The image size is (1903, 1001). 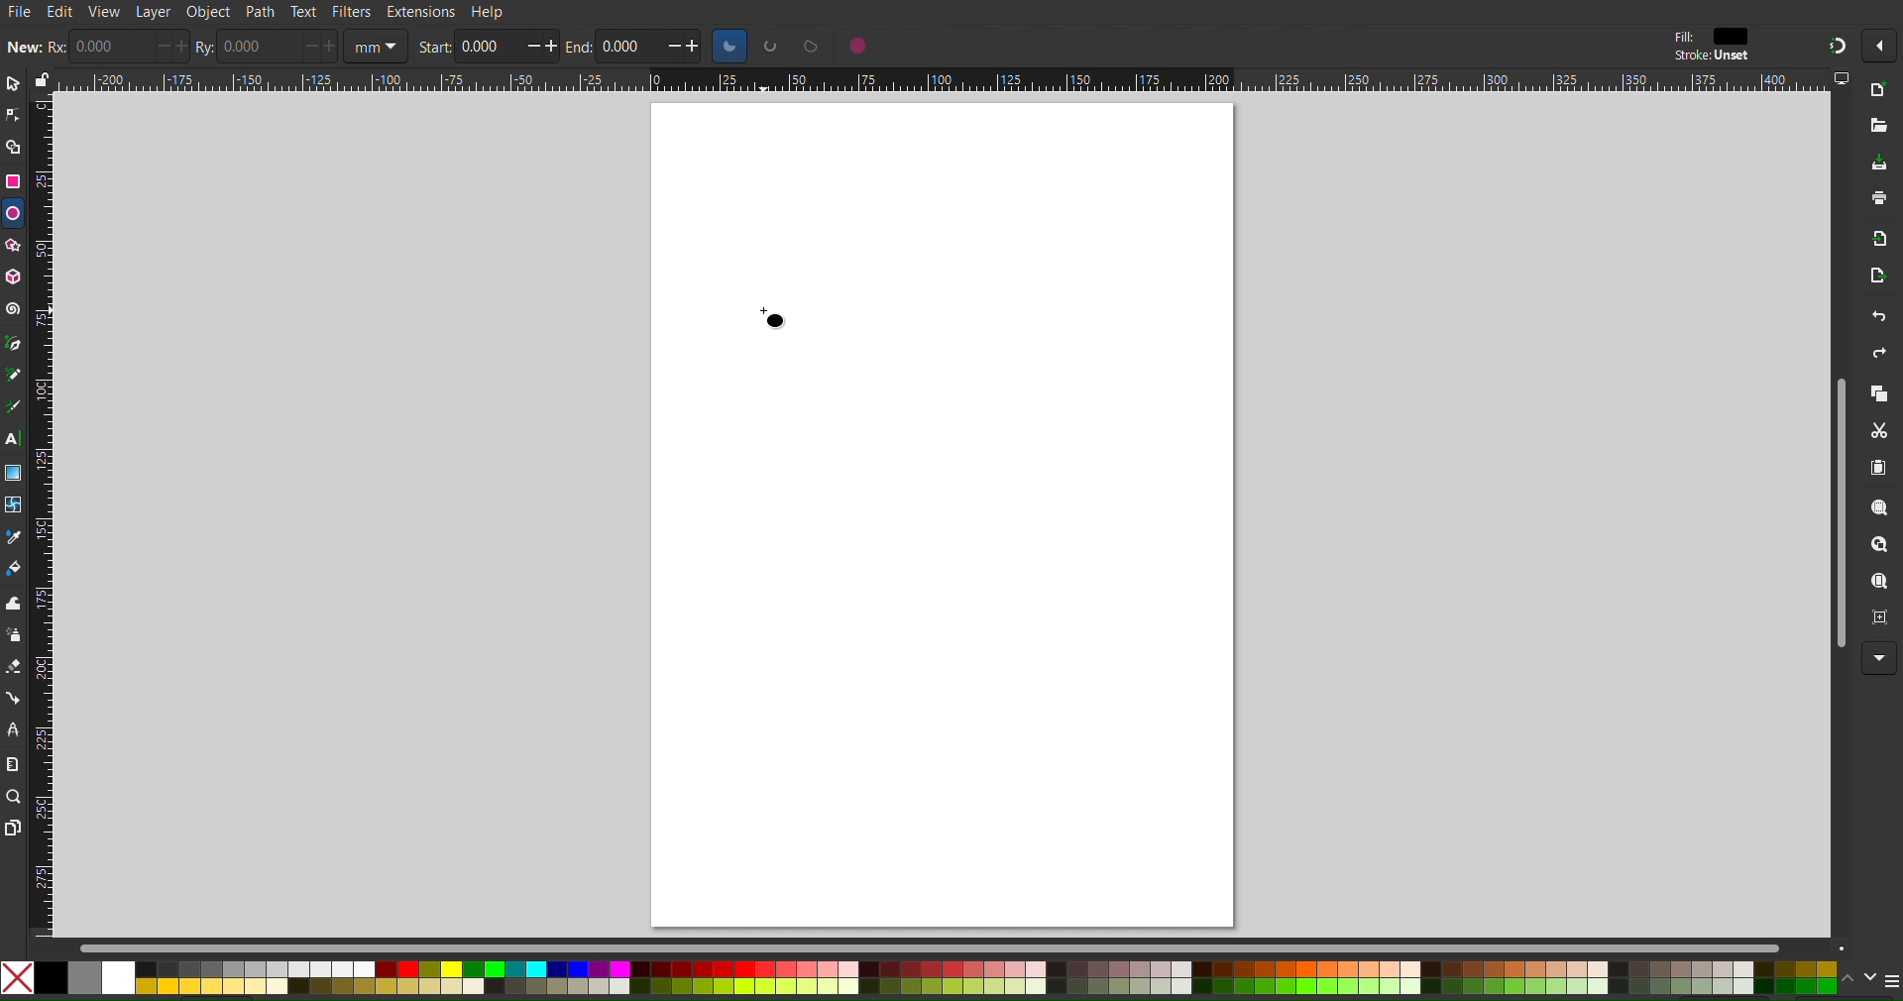 I want to click on New, so click(x=1883, y=95).